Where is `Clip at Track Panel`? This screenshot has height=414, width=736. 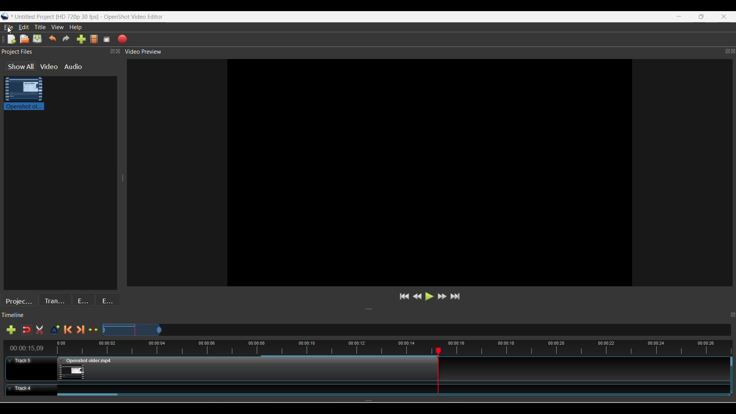 Clip at Track Panel is located at coordinates (385, 388).